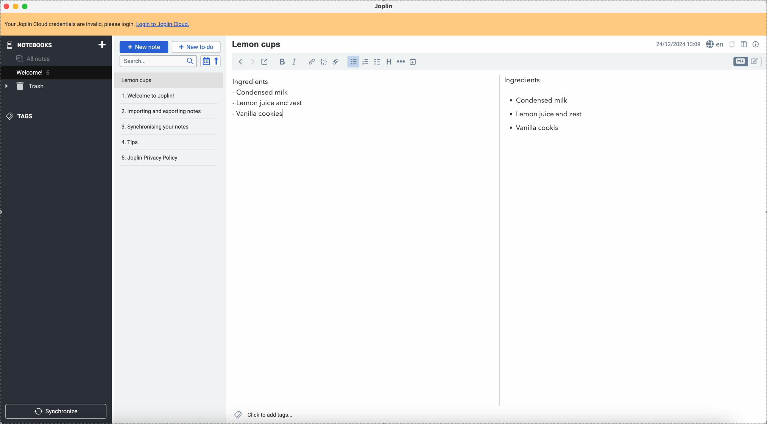 Image resolution: width=767 pixels, height=424 pixels. I want to click on spell checker, so click(716, 44).